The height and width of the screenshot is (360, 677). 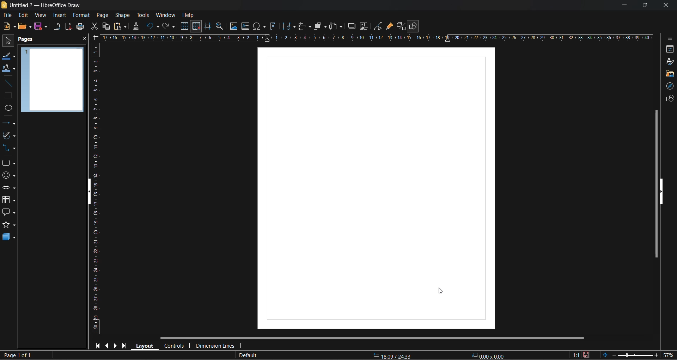 What do you see at coordinates (8, 214) in the screenshot?
I see `callout shapes` at bounding box center [8, 214].